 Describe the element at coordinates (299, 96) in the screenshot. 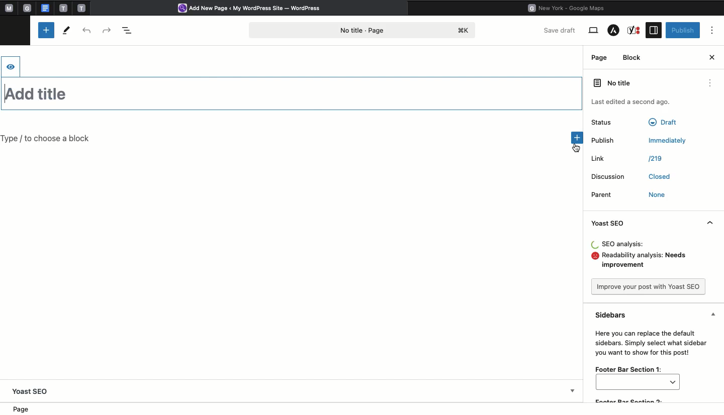

I see `Title` at that location.